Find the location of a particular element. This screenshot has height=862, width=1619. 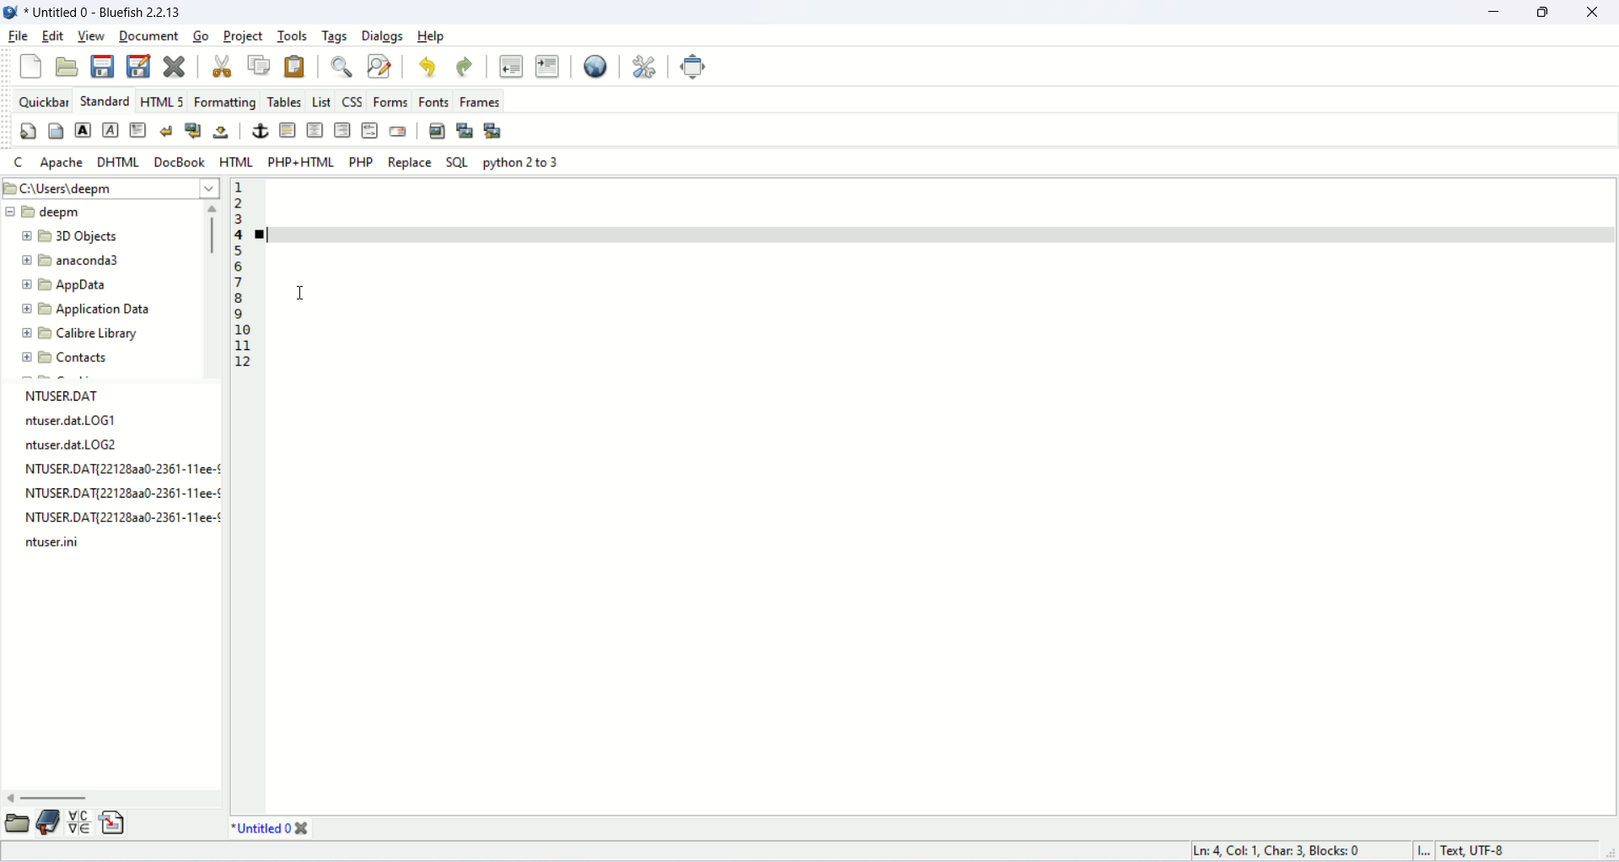

quick bar is located at coordinates (40, 99).